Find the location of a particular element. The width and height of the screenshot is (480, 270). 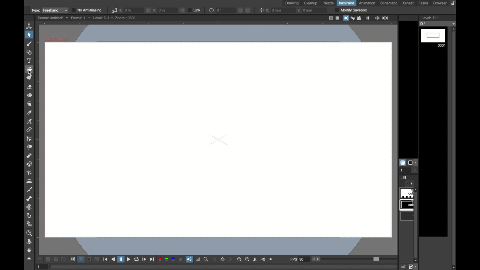

tape tool is located at coordinates (29, 95).